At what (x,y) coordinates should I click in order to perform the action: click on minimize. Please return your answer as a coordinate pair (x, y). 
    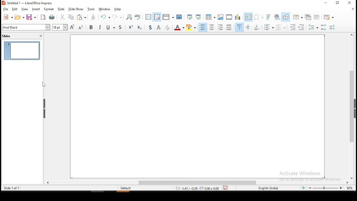
    Looking at the image, I should click on (325, 3).